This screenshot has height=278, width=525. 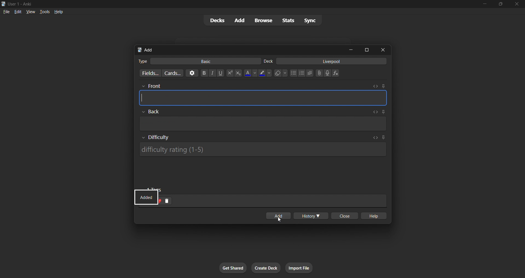 I want to click on numbered list, so click(x=302, y=74).